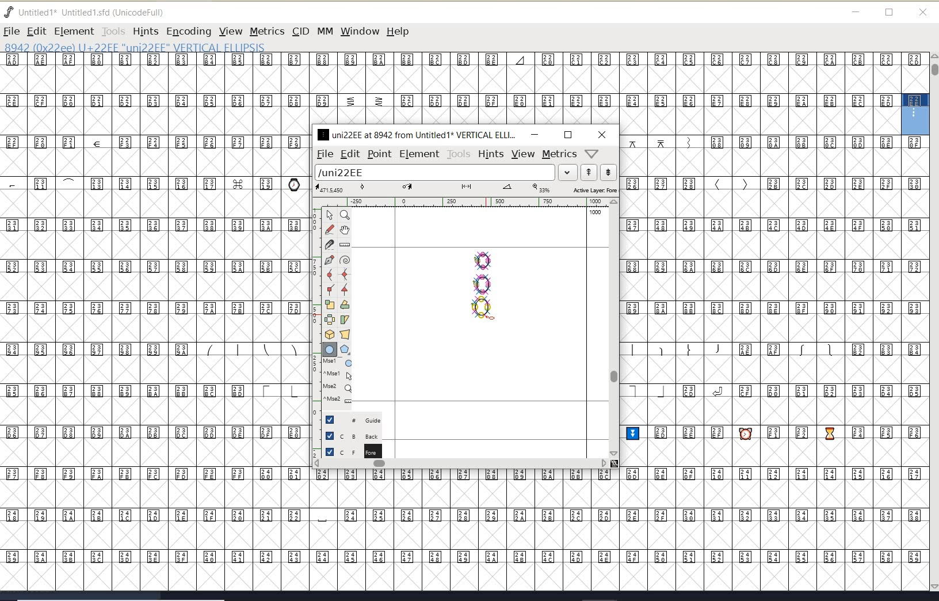 The height and width of the screenshot is (601, 939). Describe the element at coordinates (419, 154) in the screenshot. I see `element` at that location.